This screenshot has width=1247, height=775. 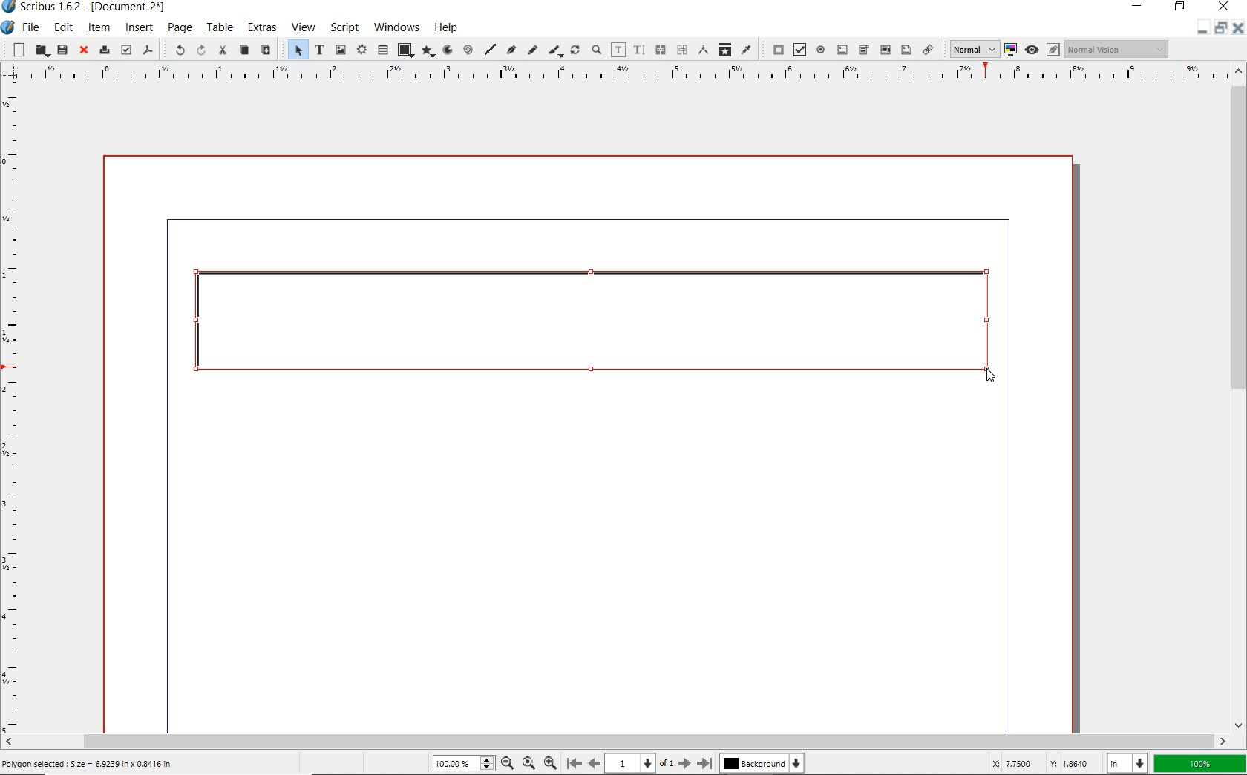 I want to click on pdf check box, so click(x=797, y=49).